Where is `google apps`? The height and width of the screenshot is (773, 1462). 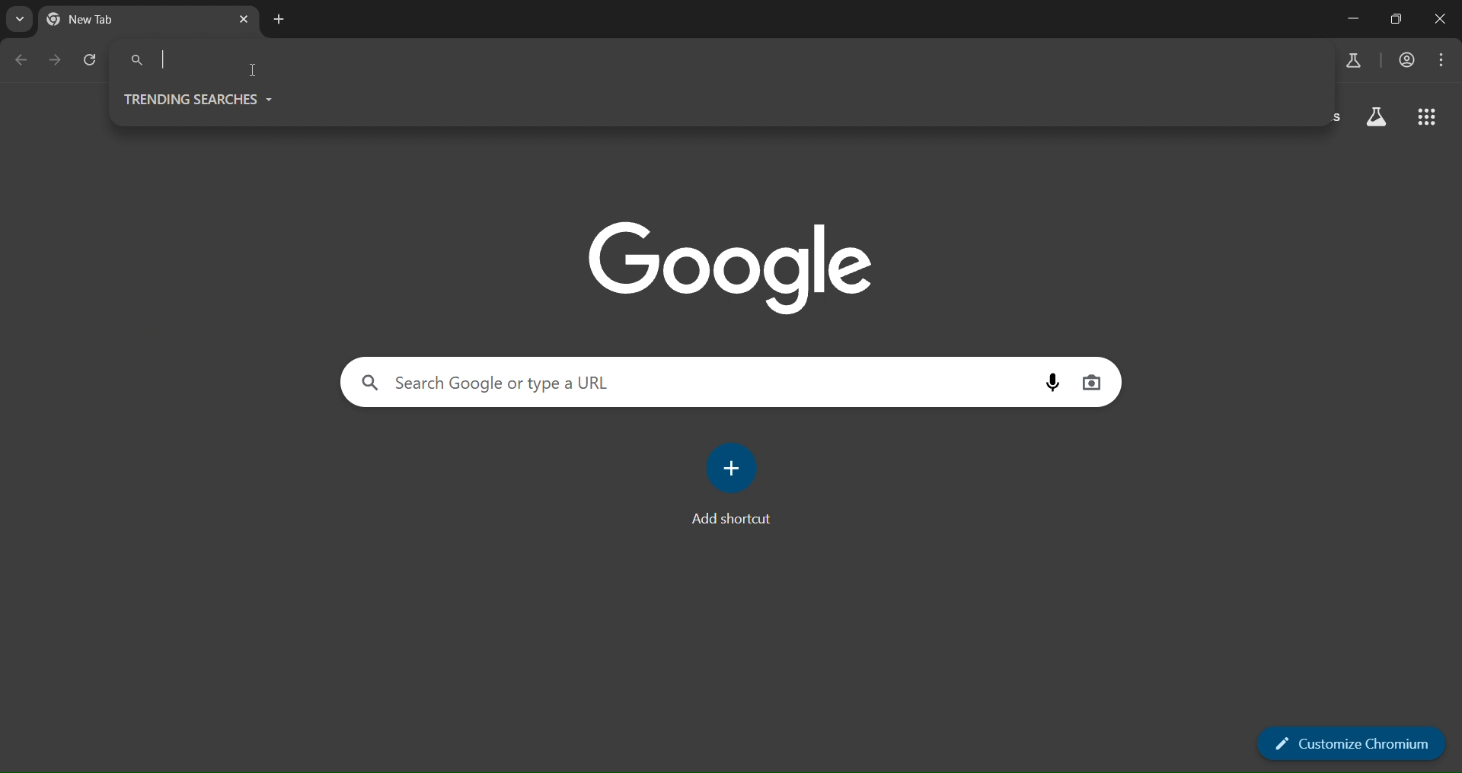
google apps is located at coordinates (1429, 115).